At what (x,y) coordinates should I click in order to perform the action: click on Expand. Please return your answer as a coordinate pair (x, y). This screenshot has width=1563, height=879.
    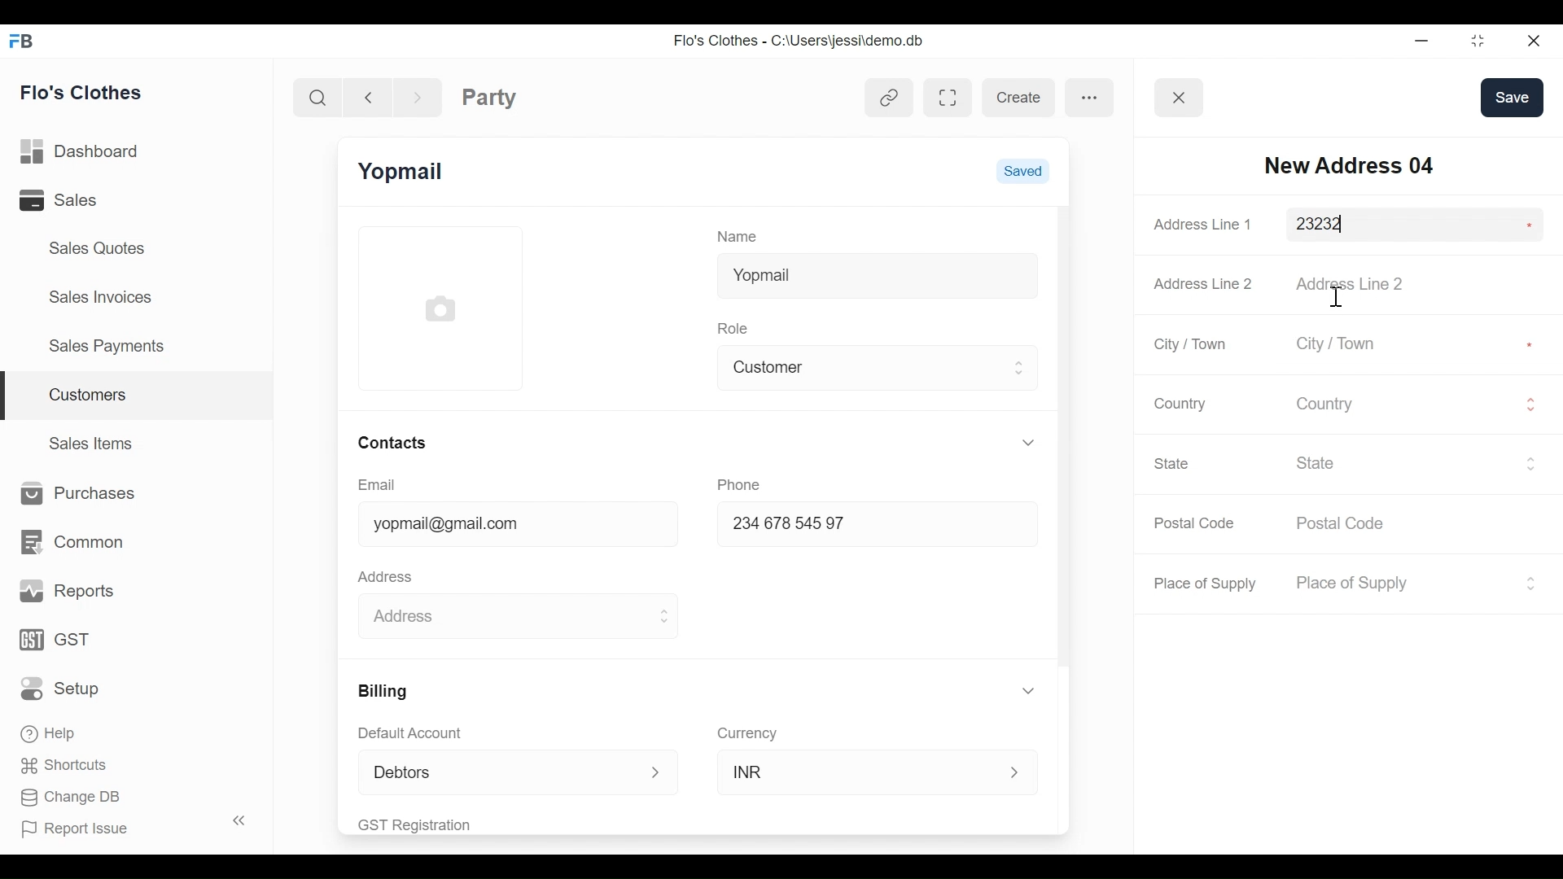
    Looking at the image, I should click on (657, 773).